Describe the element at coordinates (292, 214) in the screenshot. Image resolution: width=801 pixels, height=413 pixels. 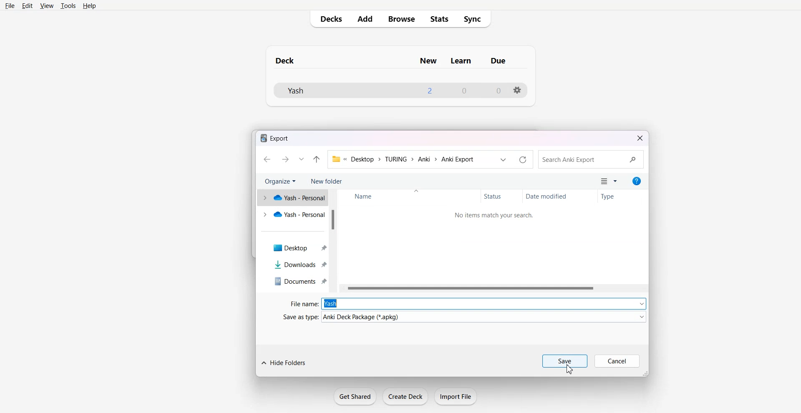
I see `One Drive` at that location.